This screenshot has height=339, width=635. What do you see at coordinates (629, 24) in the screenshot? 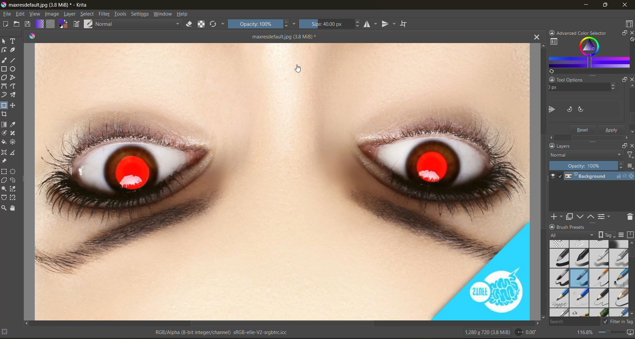
I see `choose workspace` at bounding box center [629, 24].